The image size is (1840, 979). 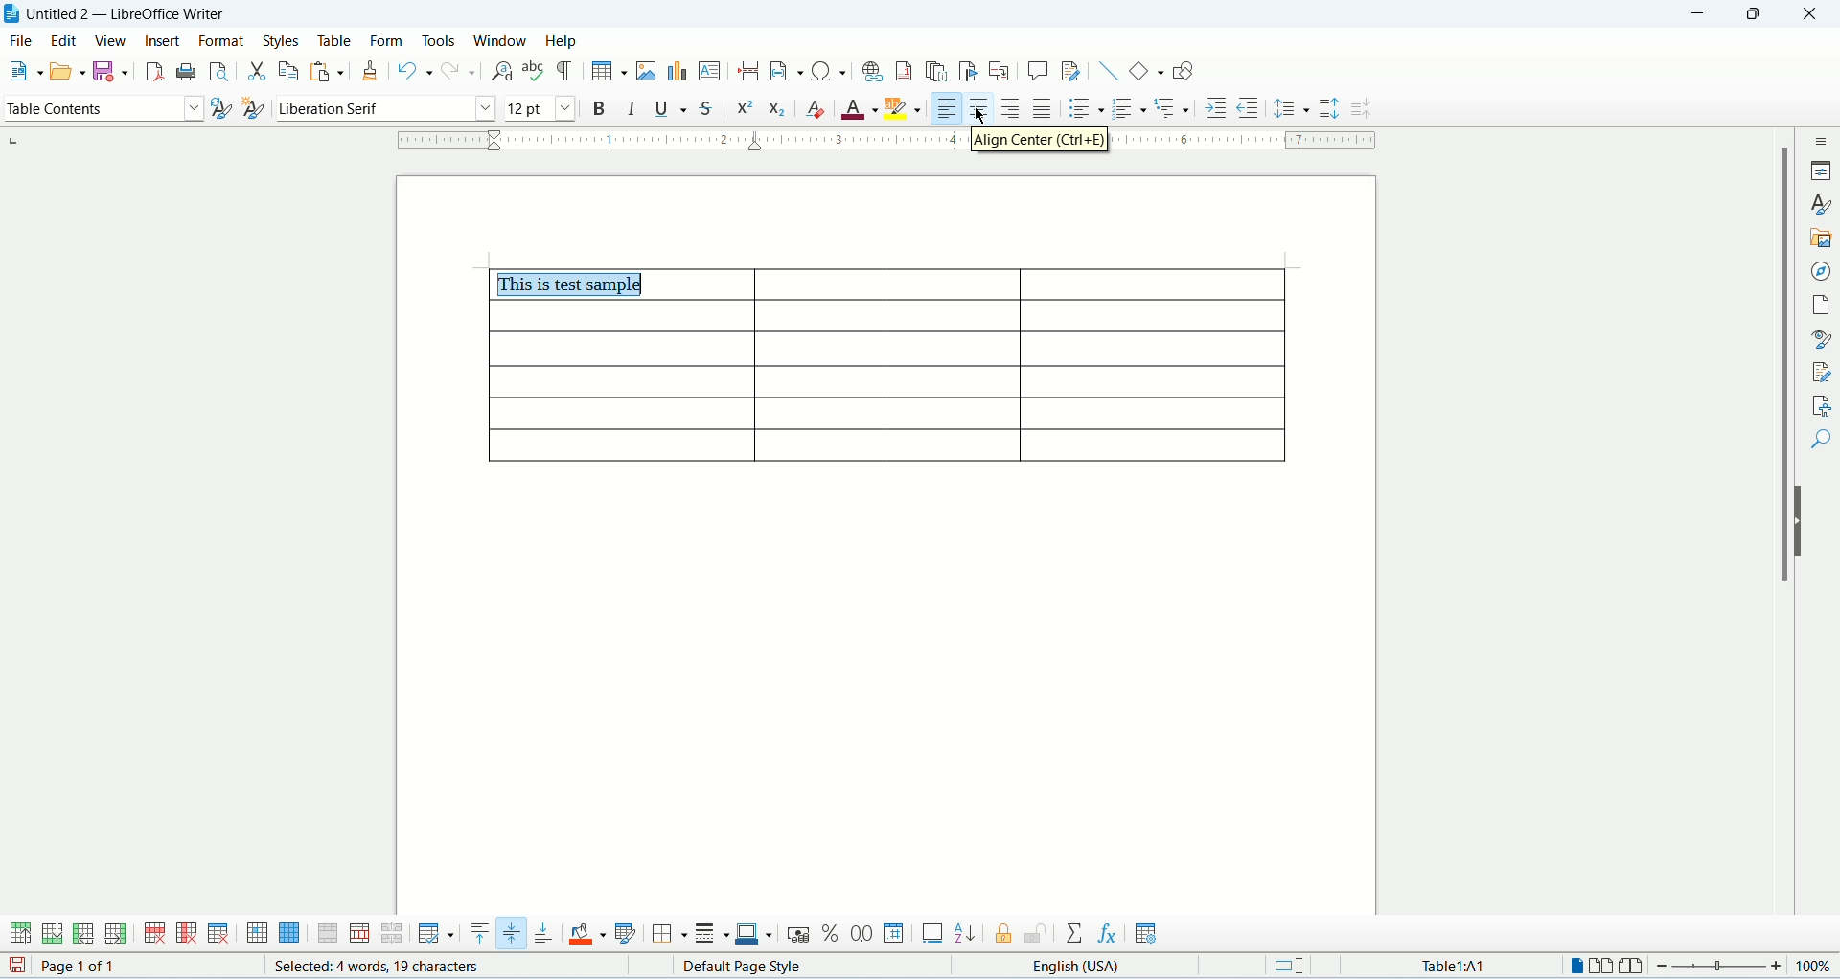 What do you see at coordinates (386, 110) in the screenshot?
I see `font name` at bounding box center [386, 110].